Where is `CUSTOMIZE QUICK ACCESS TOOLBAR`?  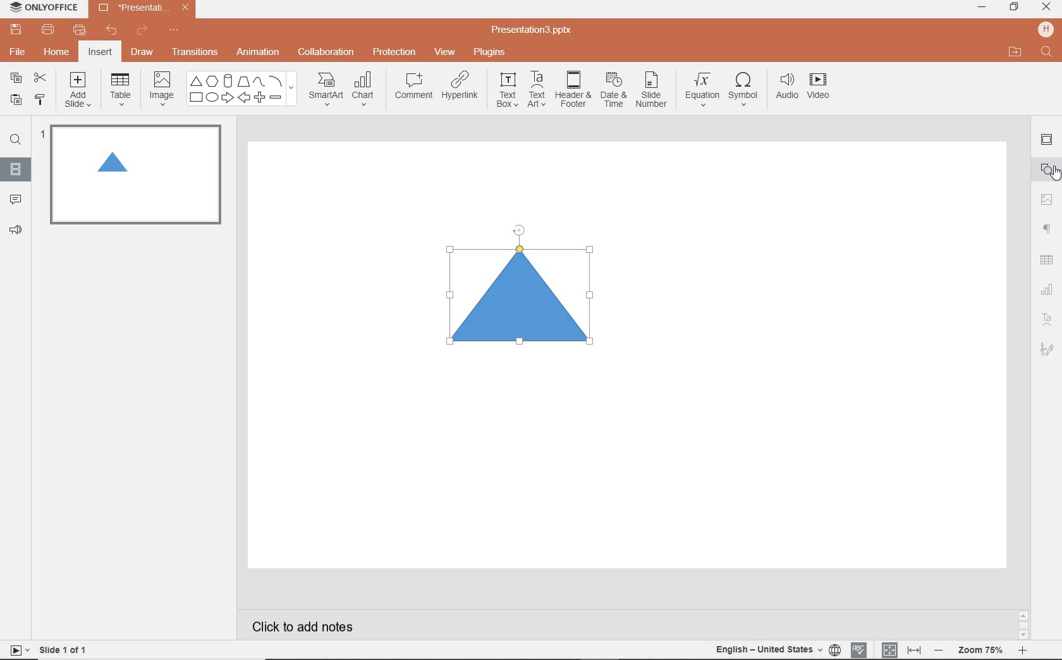 CUSTOMIZE QUICK ACCESS TOOLBAR is located at coordinates (174, 30).